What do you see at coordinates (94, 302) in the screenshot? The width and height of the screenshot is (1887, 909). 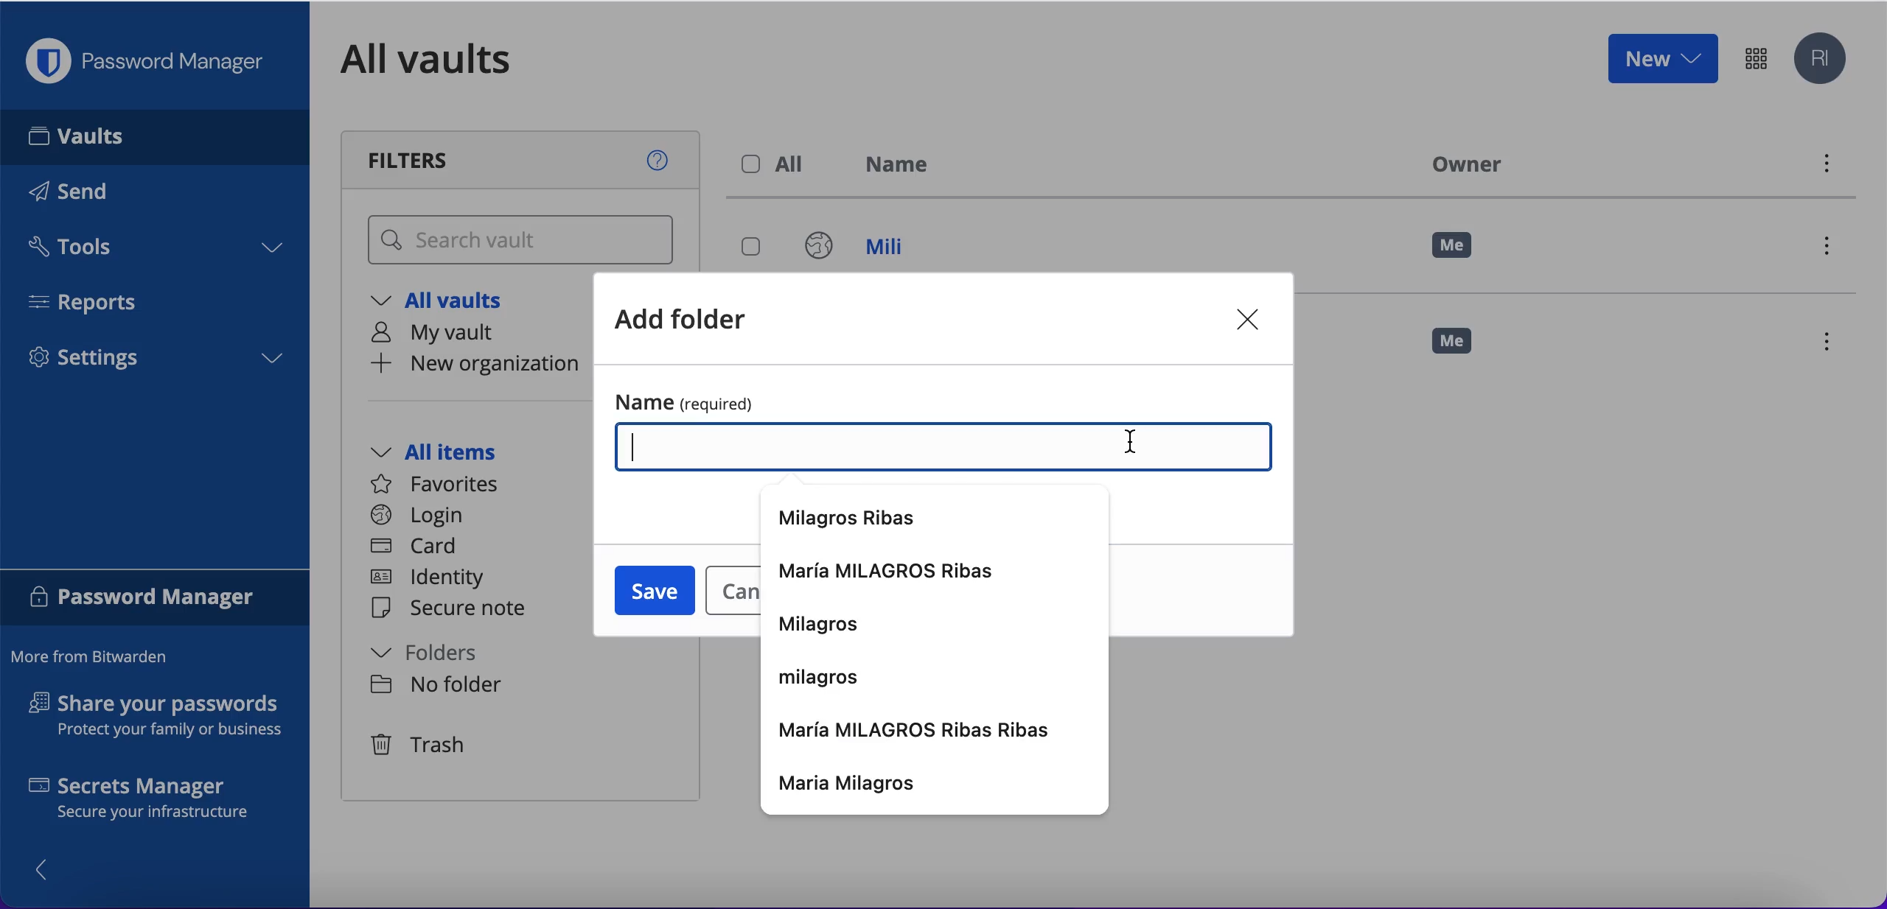 I see `reports` at bounding box center [94, 302].